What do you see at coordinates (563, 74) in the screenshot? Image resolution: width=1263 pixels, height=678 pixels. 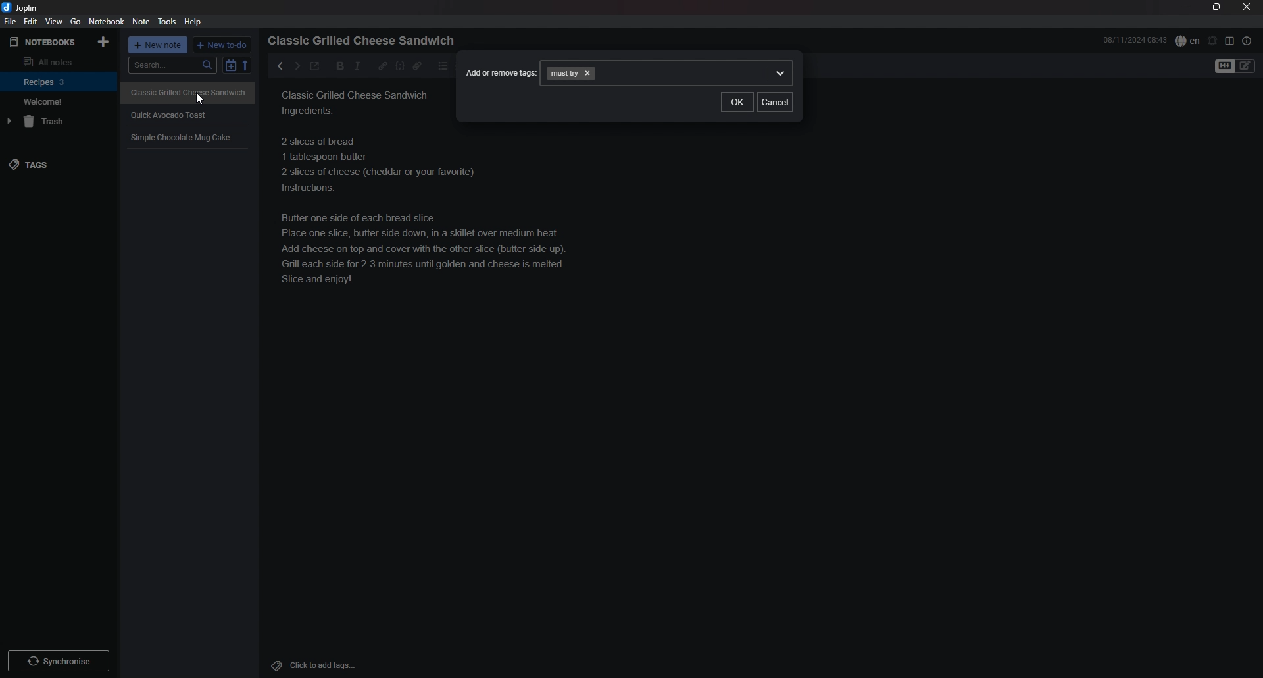 I see `tag` at bounding box center [563, 74].